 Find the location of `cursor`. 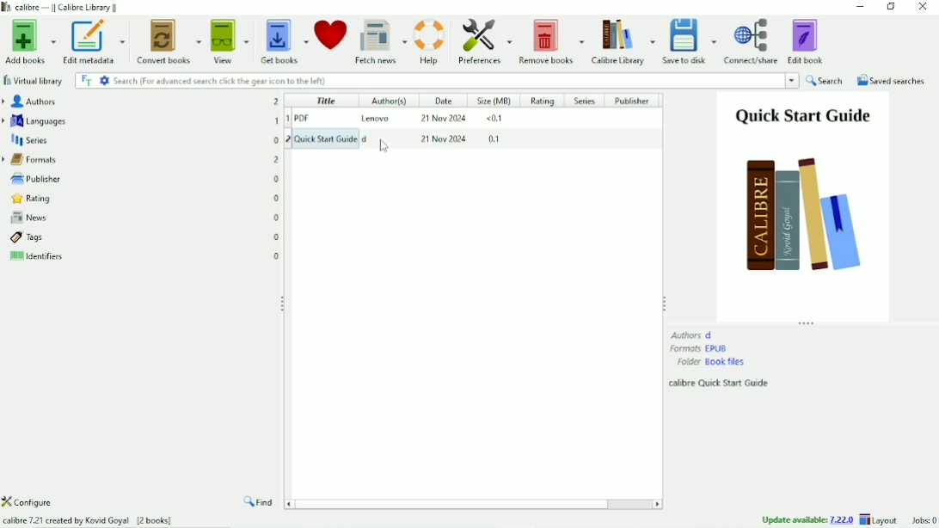

cursor is located at coordinates (382, 144).